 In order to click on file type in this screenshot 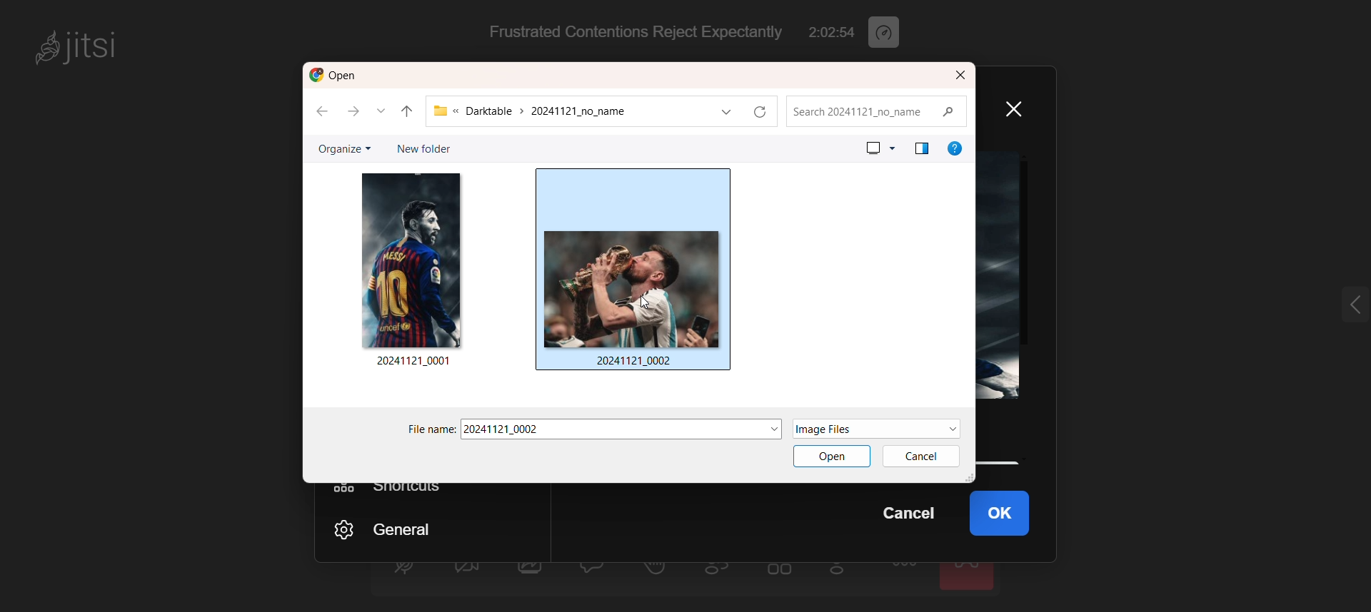, I will do `click(854, 429)`.